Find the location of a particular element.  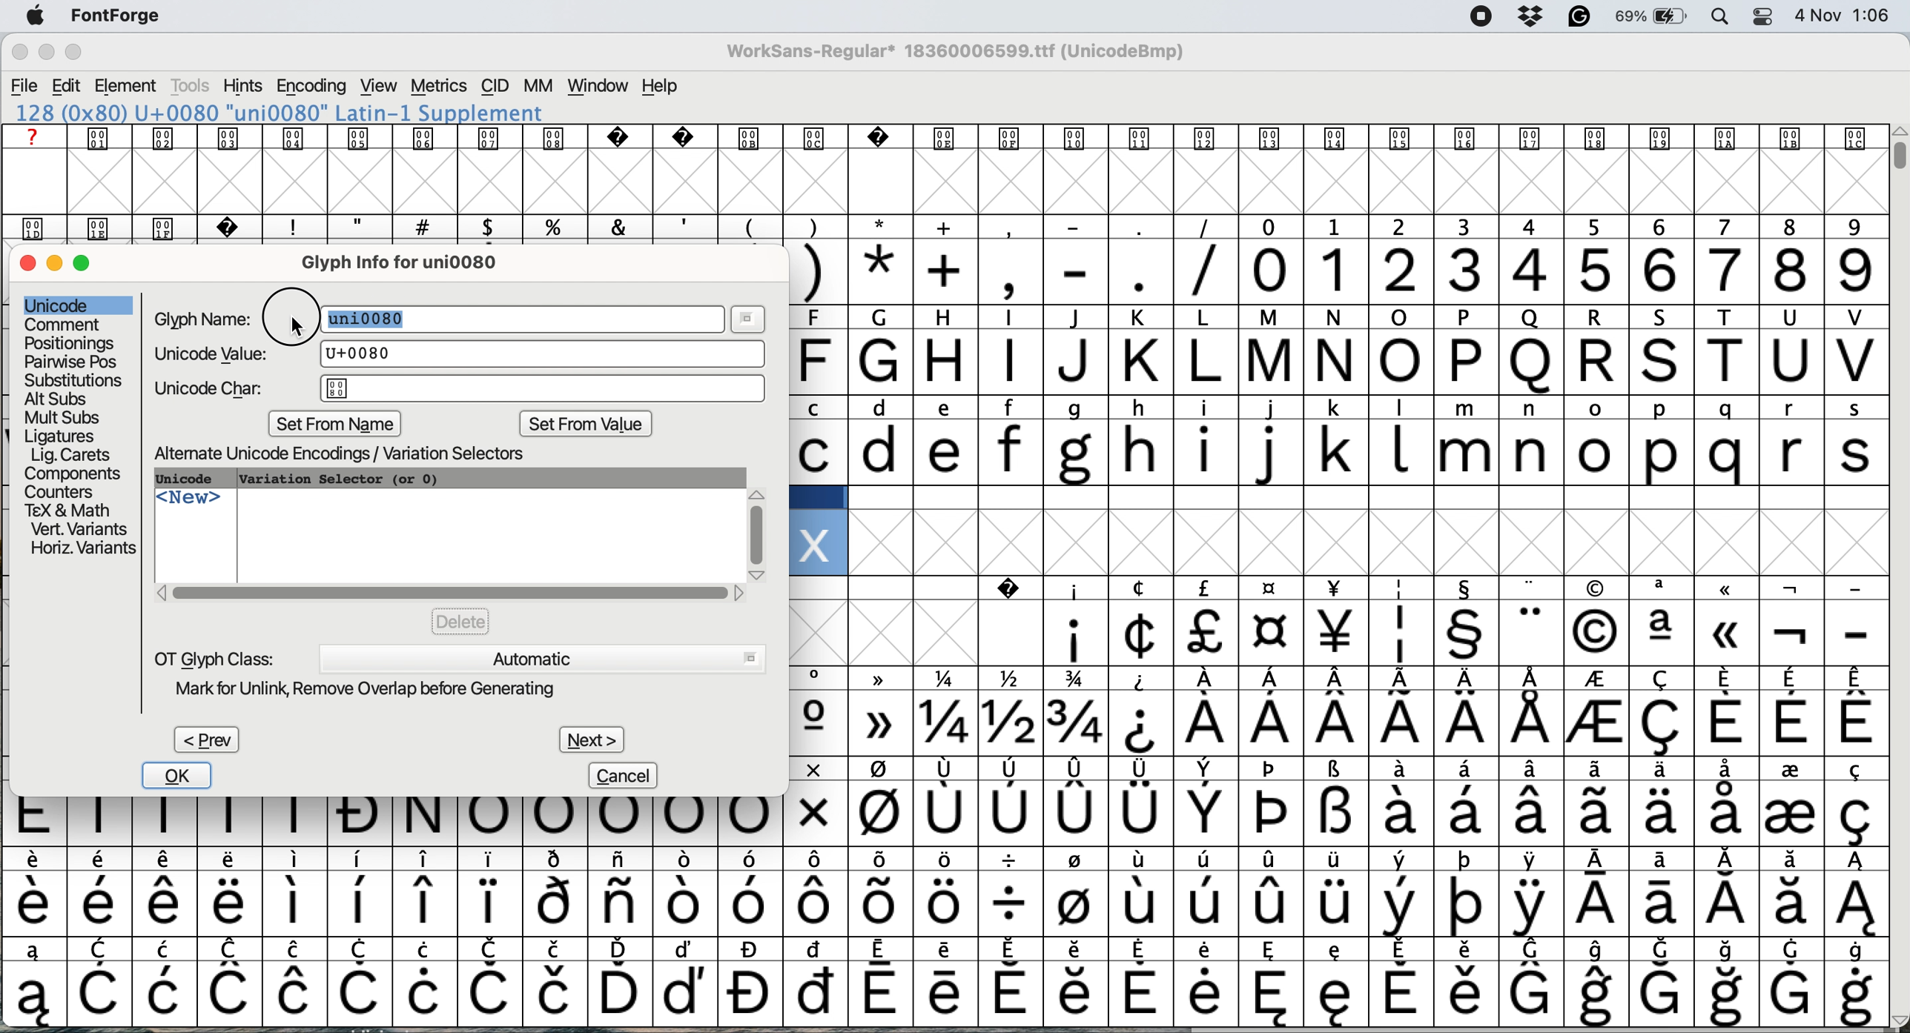

edit is located at coordinates (68, 85).